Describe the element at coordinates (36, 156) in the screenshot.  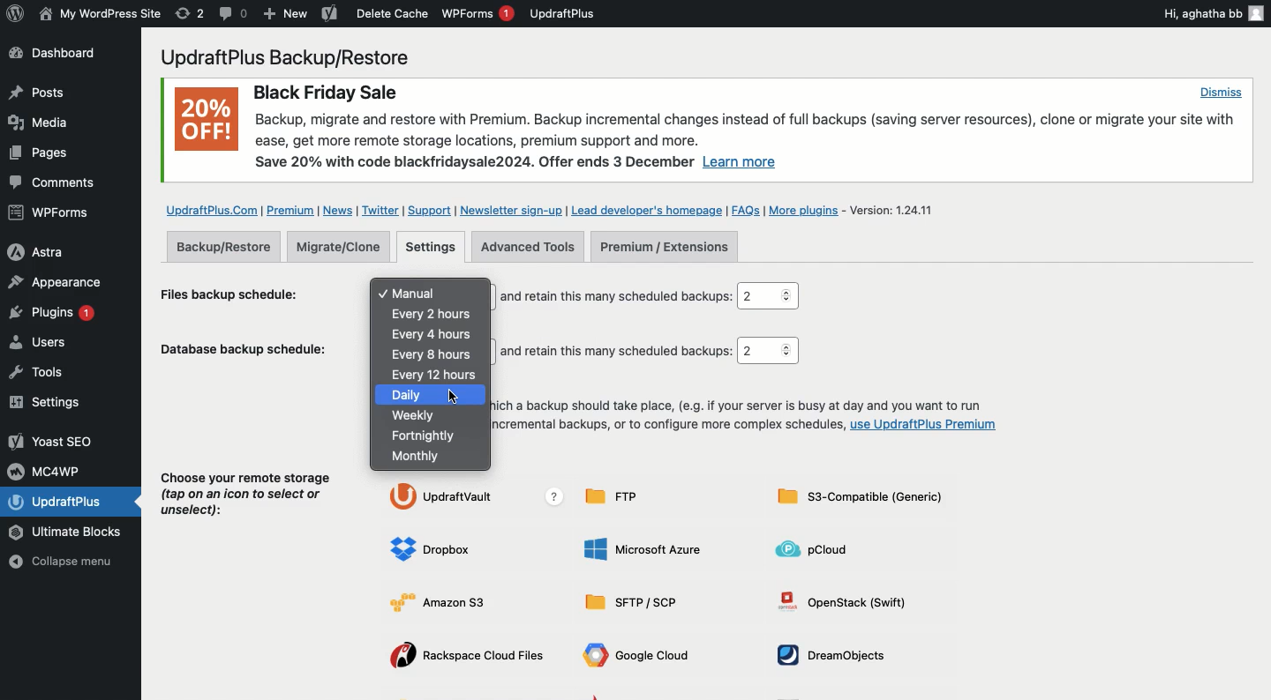
I see `Posts` at that location.